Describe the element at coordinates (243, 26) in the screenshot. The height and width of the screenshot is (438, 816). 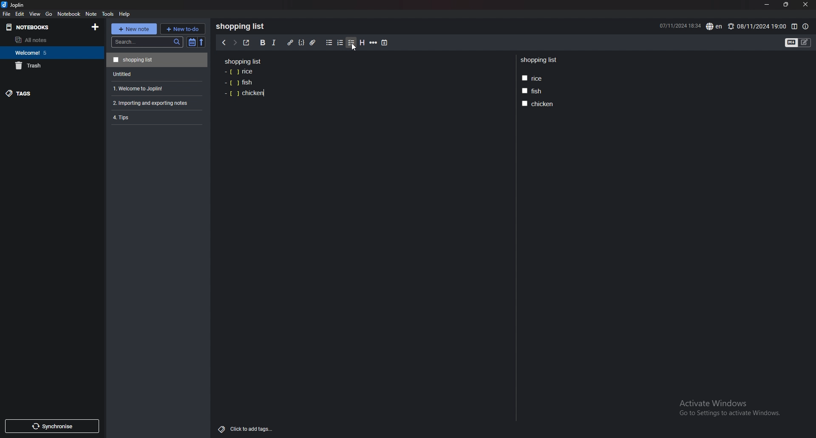
I see `Shopping list` at that location.